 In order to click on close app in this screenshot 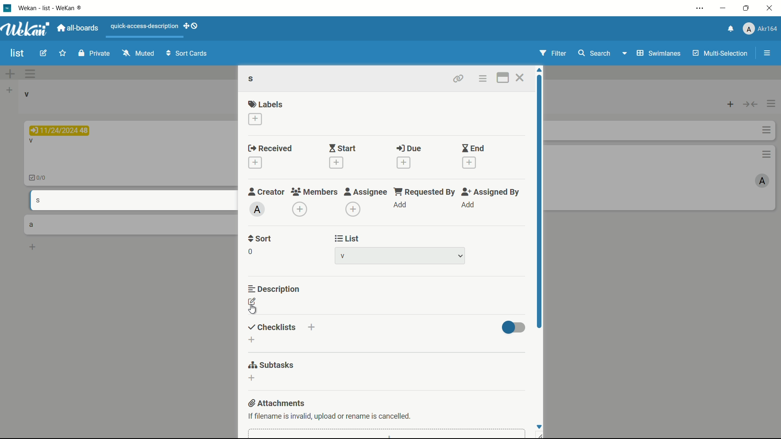, I will do `click(771, 9)`.